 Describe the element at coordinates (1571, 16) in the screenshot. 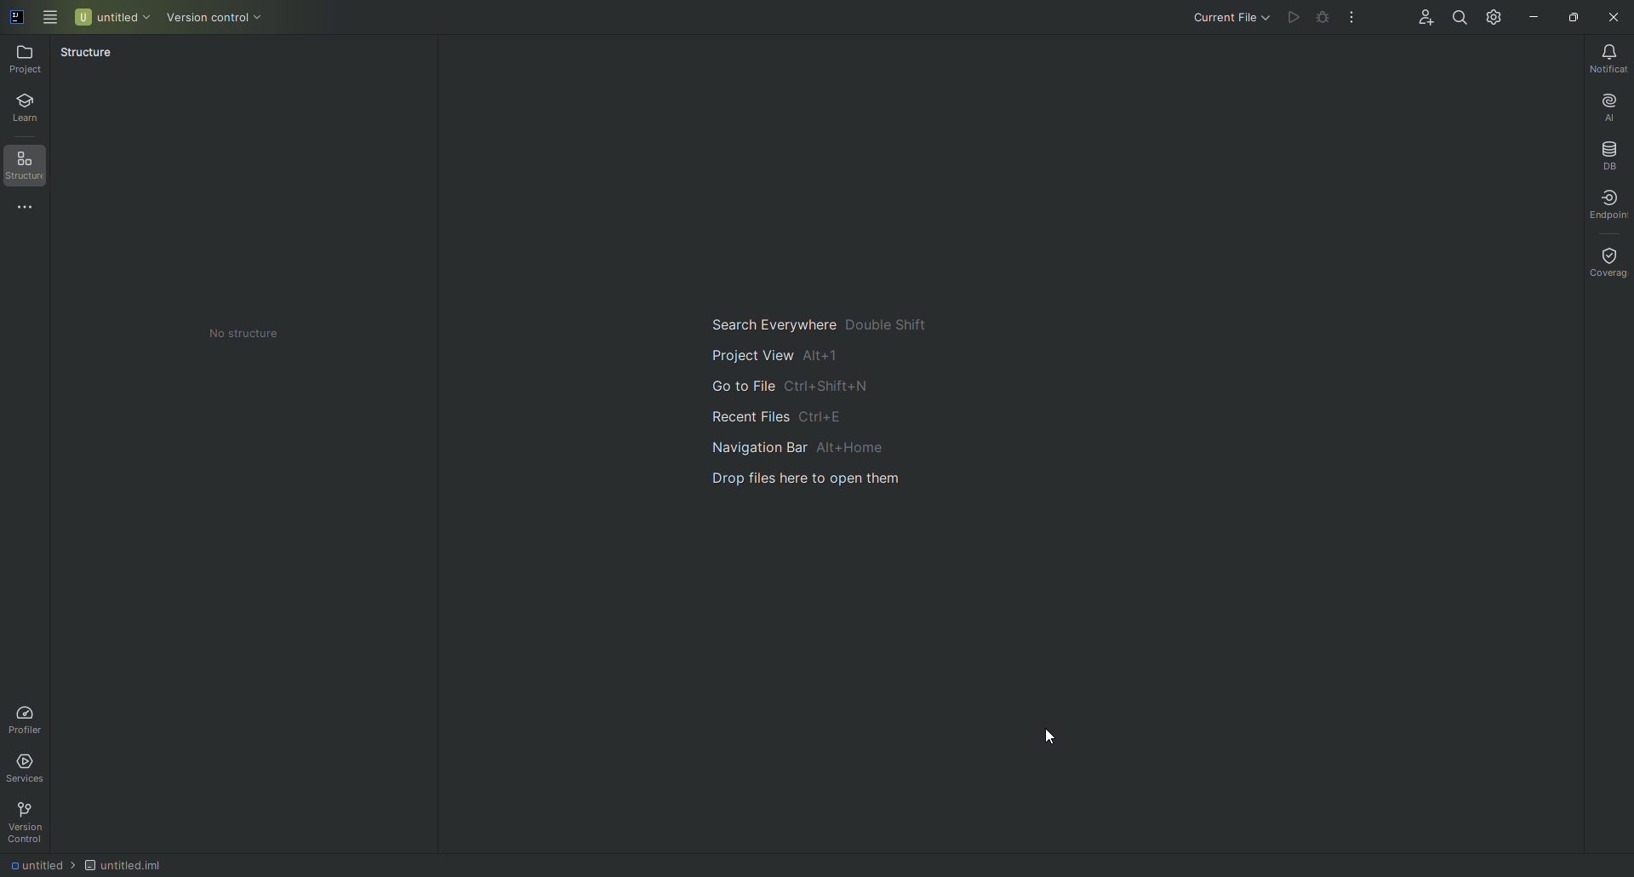

I see `Restore` at that location.